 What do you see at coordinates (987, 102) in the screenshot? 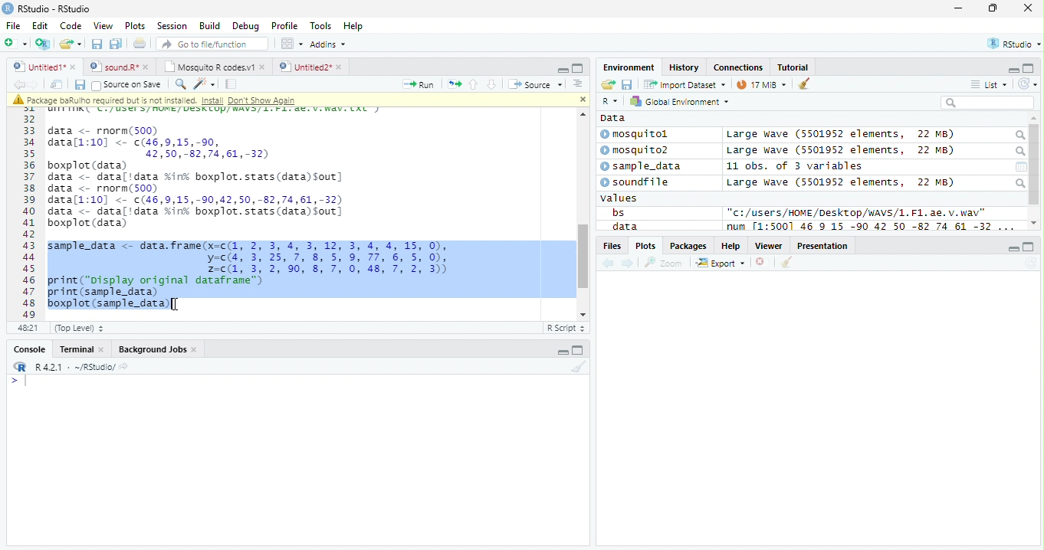
I see `search bar` at bounding box center [987, 102].